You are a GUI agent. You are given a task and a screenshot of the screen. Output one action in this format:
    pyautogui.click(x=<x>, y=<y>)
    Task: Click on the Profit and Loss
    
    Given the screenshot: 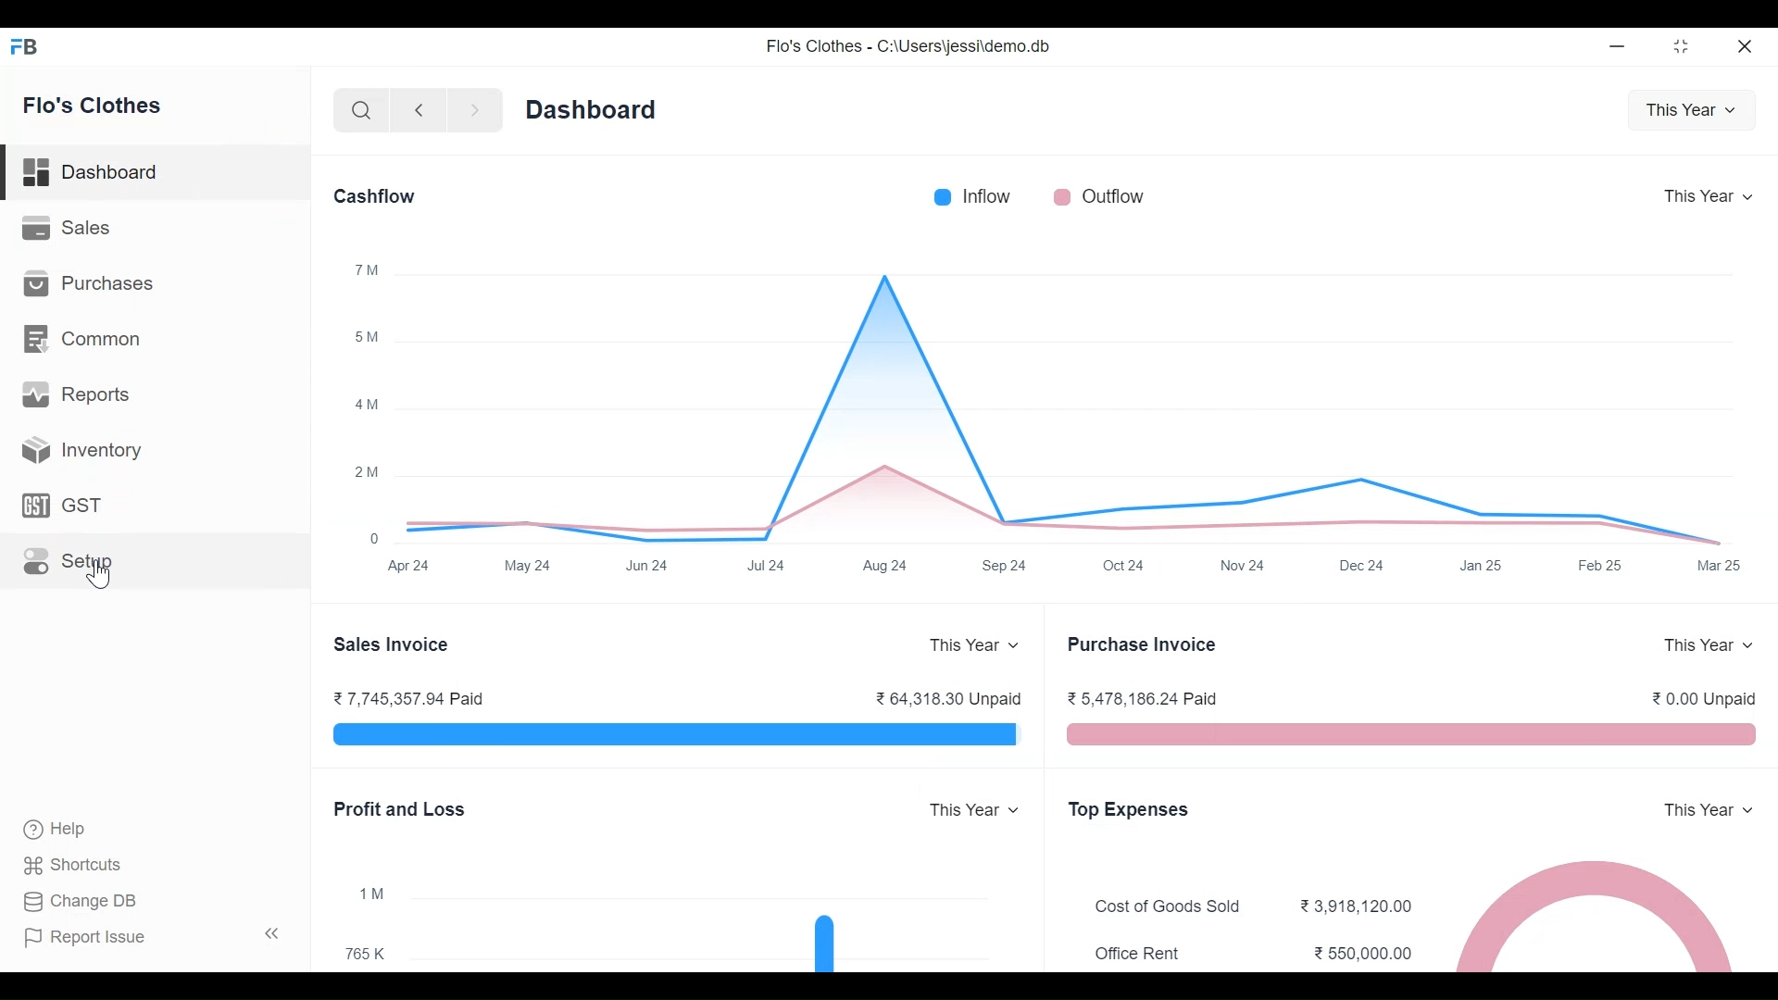 What is the action you would take?
    pyautogui.click(x=396, y=806)
    